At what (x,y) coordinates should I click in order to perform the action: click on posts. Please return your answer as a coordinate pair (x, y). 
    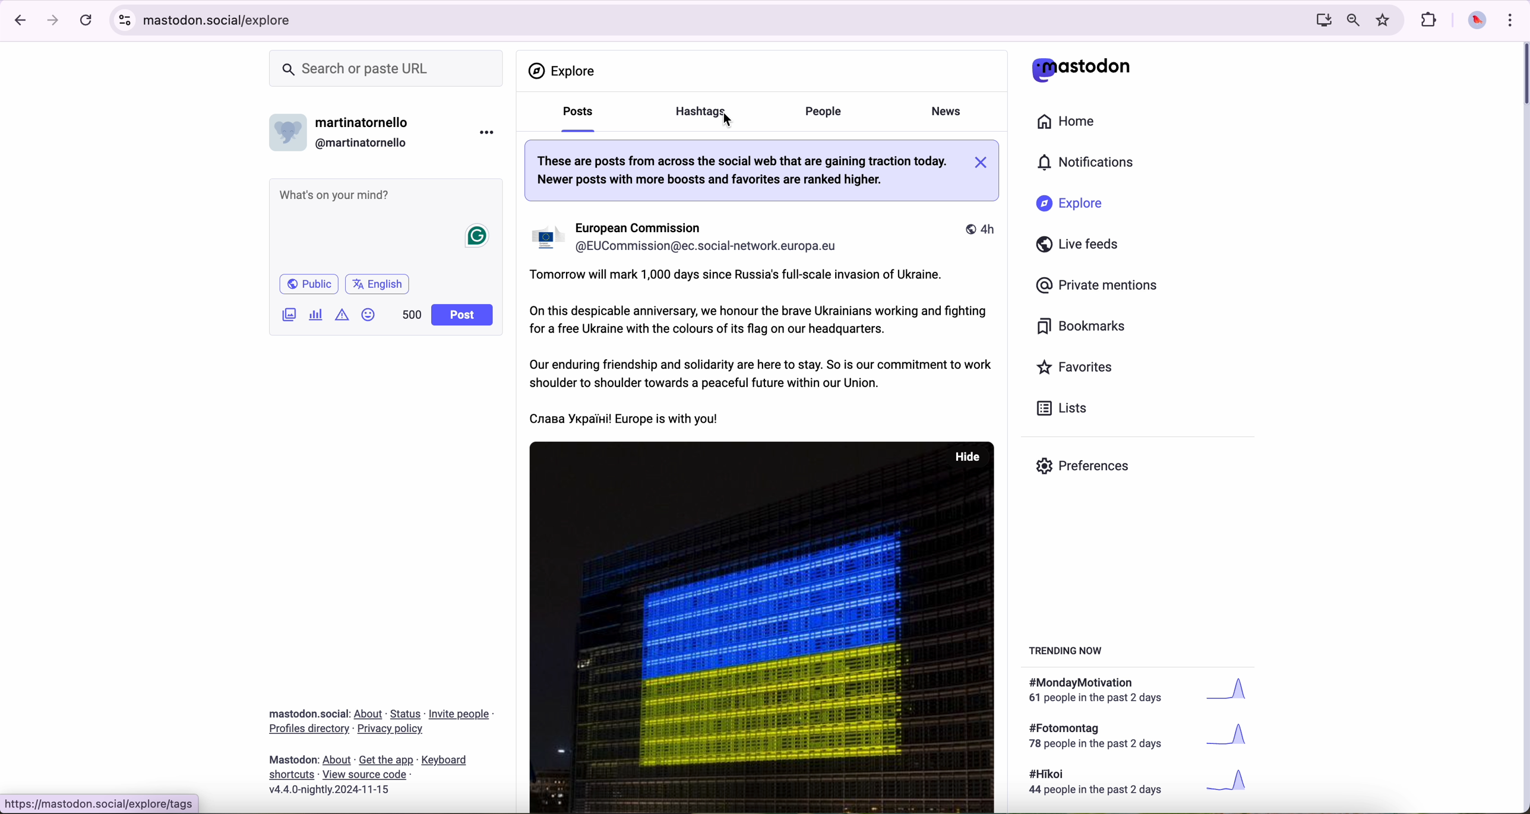
    Looking at the image, I should click on (577, 118).